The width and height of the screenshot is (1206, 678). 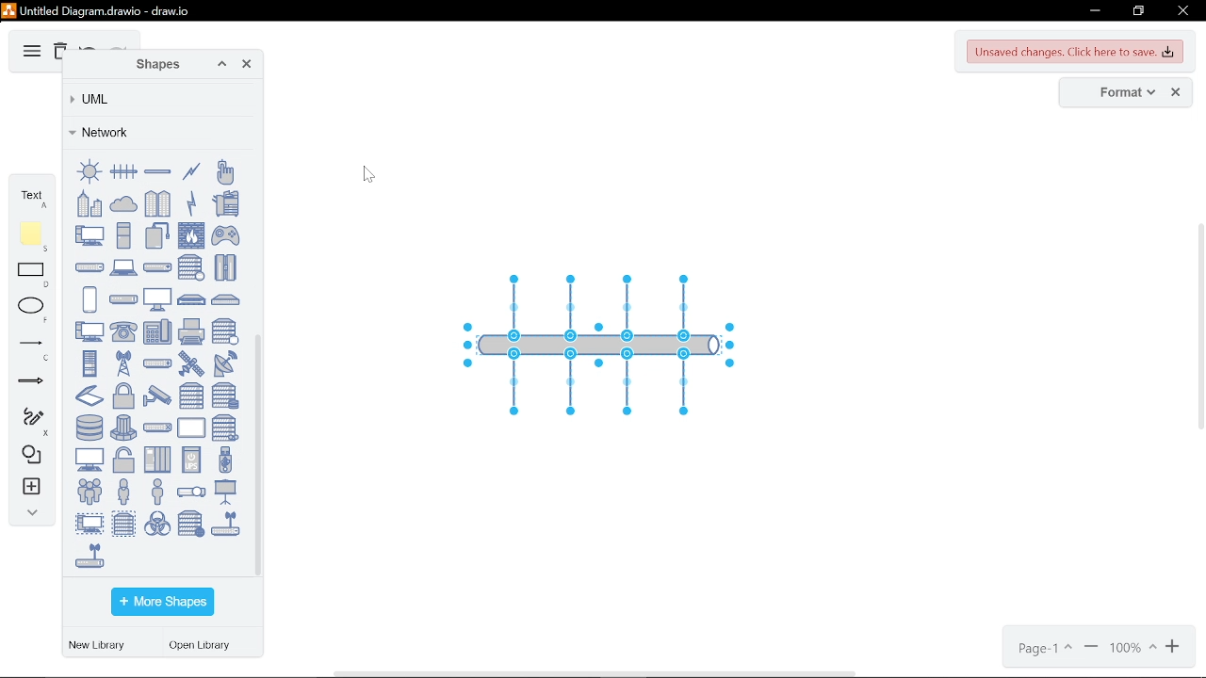 What do you see at coordinates (28, 422) in the screenshot?
I see `freehand` at bounding box center [28, 422].